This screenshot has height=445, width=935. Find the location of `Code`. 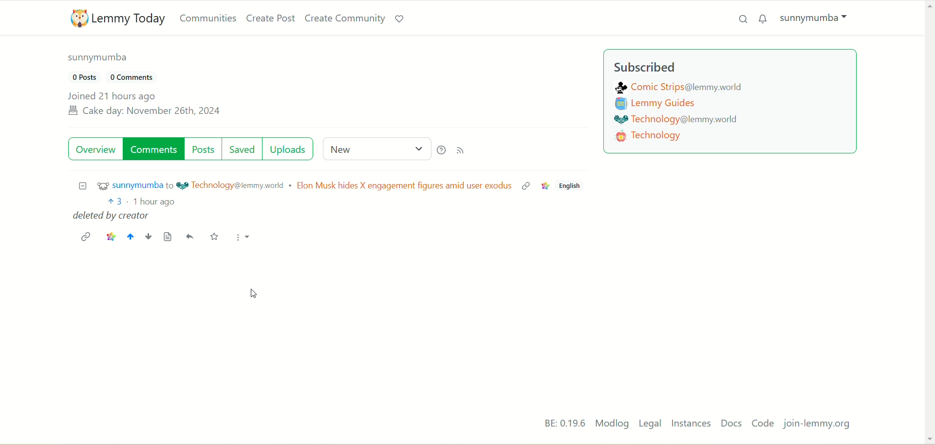

Code is located at coordinates (764, 423).